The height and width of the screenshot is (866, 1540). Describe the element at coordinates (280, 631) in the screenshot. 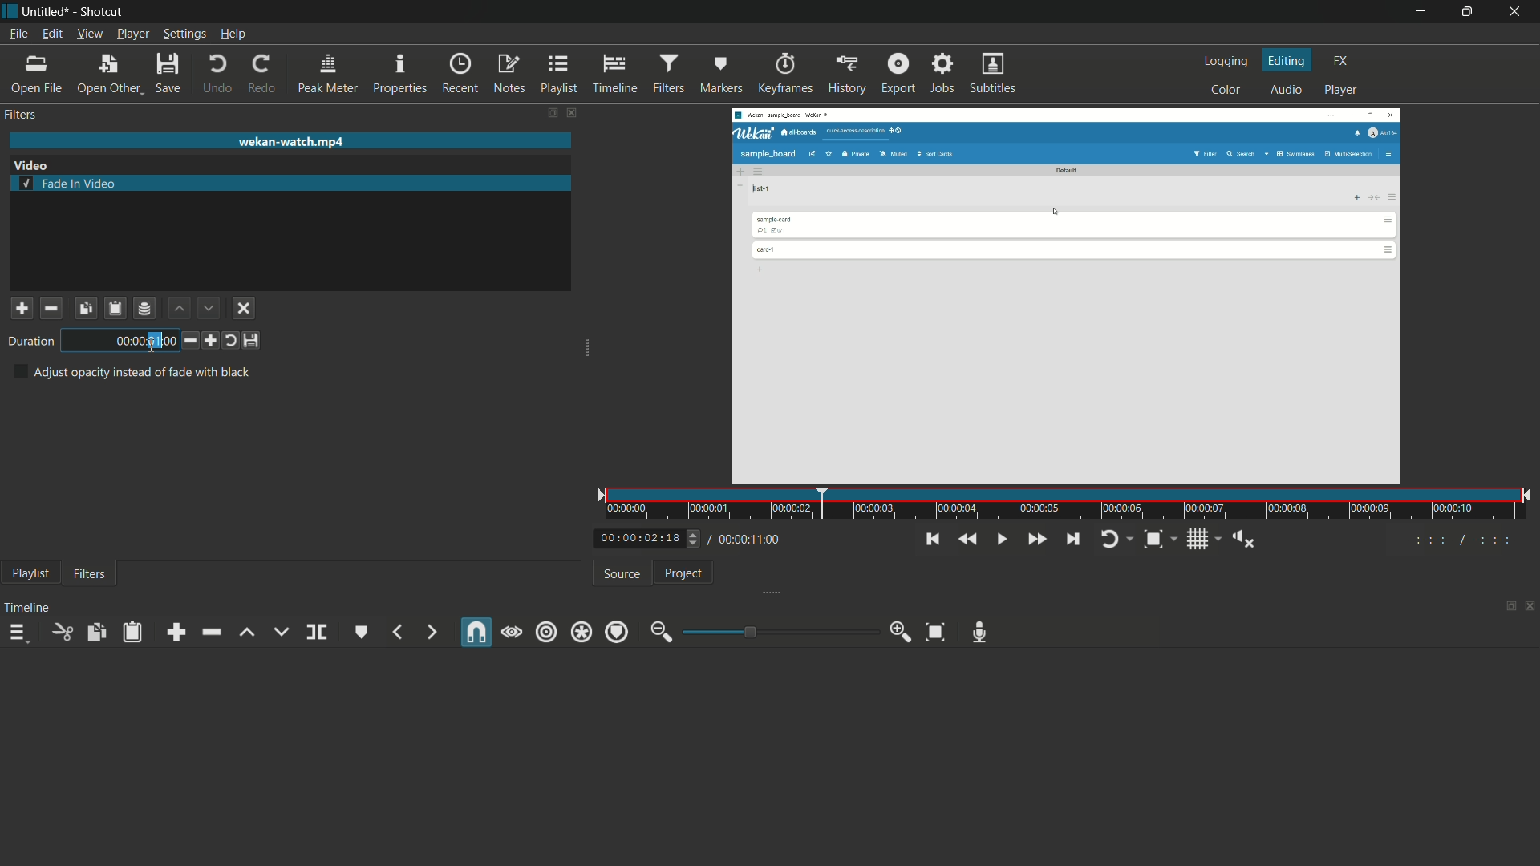

I see `overwrite` at that location.